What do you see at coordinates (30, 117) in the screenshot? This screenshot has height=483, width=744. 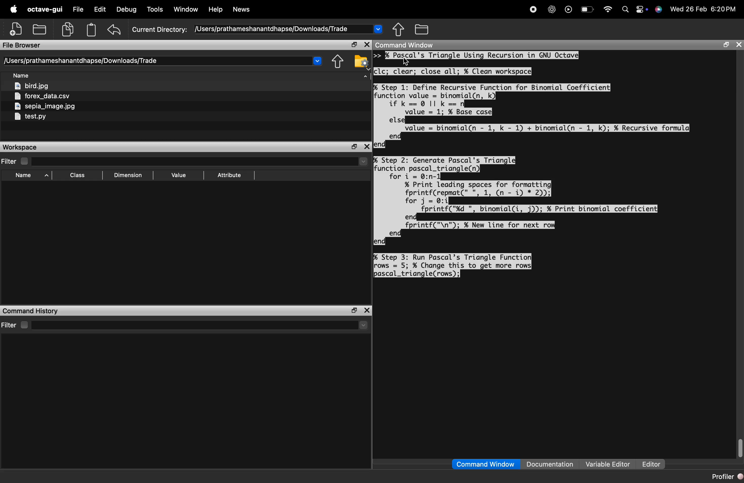 I see `test.py` at bounding box center [30, 117].